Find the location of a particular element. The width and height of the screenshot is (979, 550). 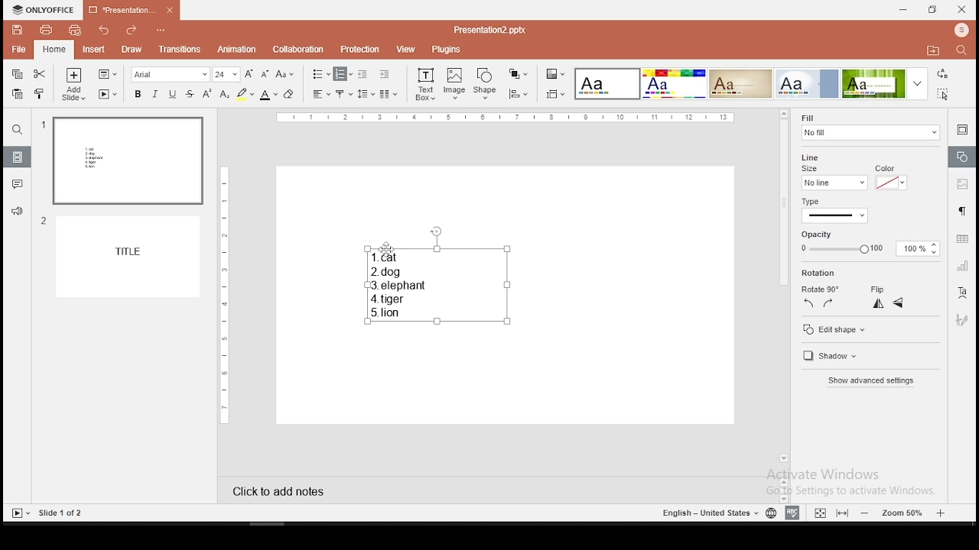

redo is located at coordinates (132, 32).